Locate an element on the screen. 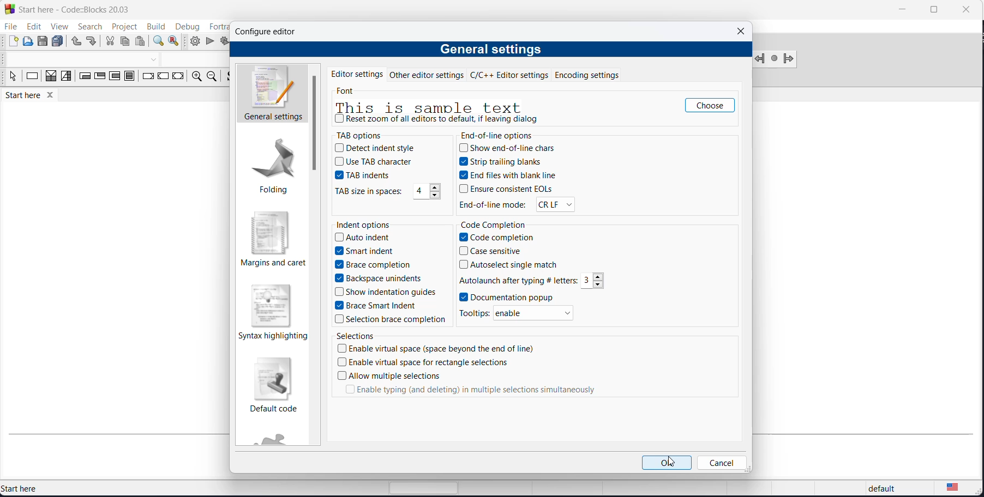 This screenshot has width=984, height=497. selections is located at coordinates (359, 336).